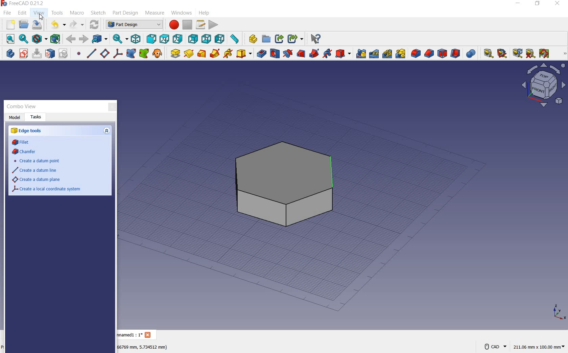  Describe the element at coordinates (278, 39) in the screenshot. I see `make link` at that location.